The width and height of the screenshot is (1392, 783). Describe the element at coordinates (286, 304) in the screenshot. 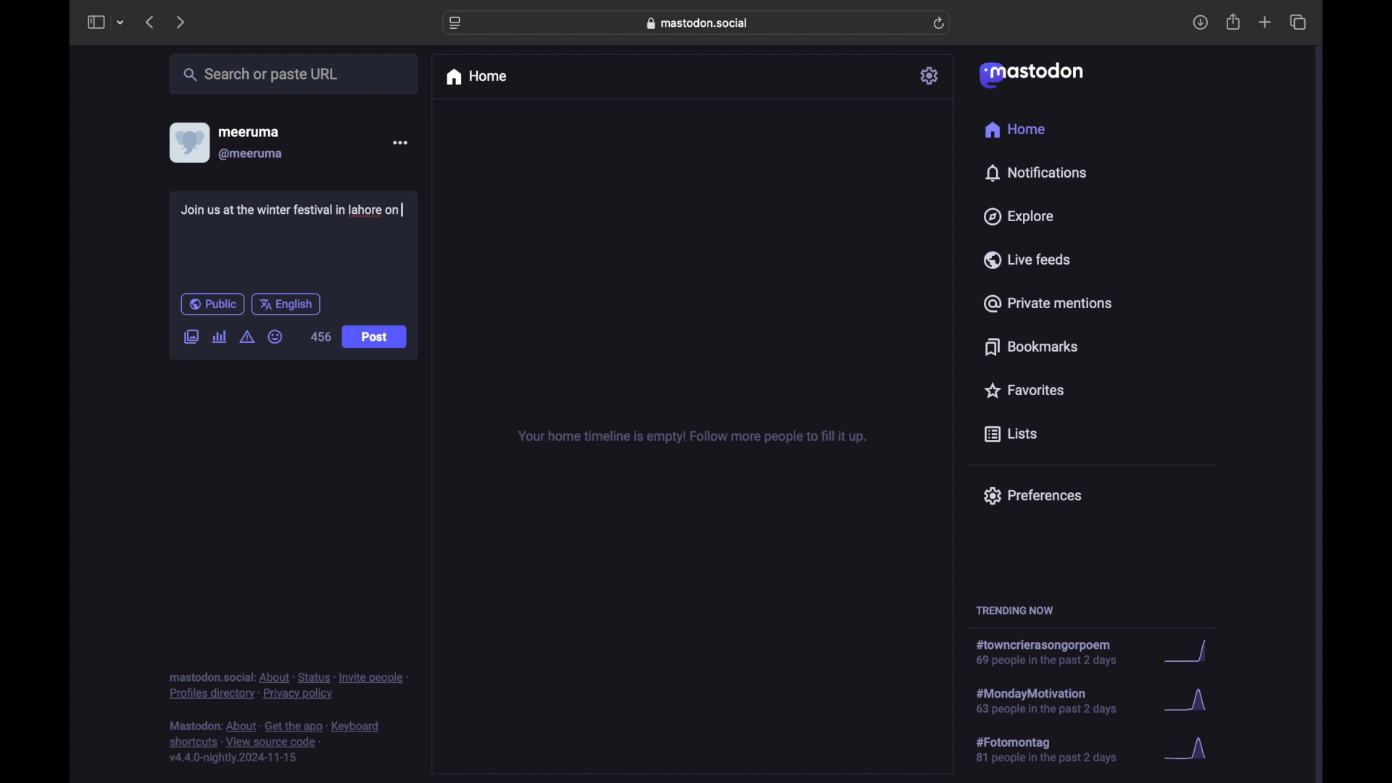

I see `english` at that location.